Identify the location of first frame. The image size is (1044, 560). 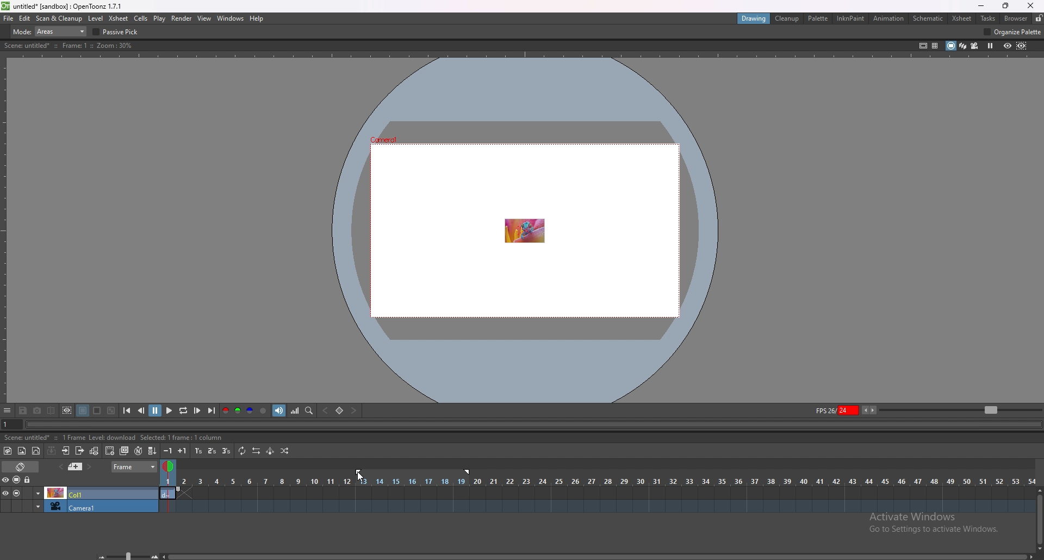
(127, 411).